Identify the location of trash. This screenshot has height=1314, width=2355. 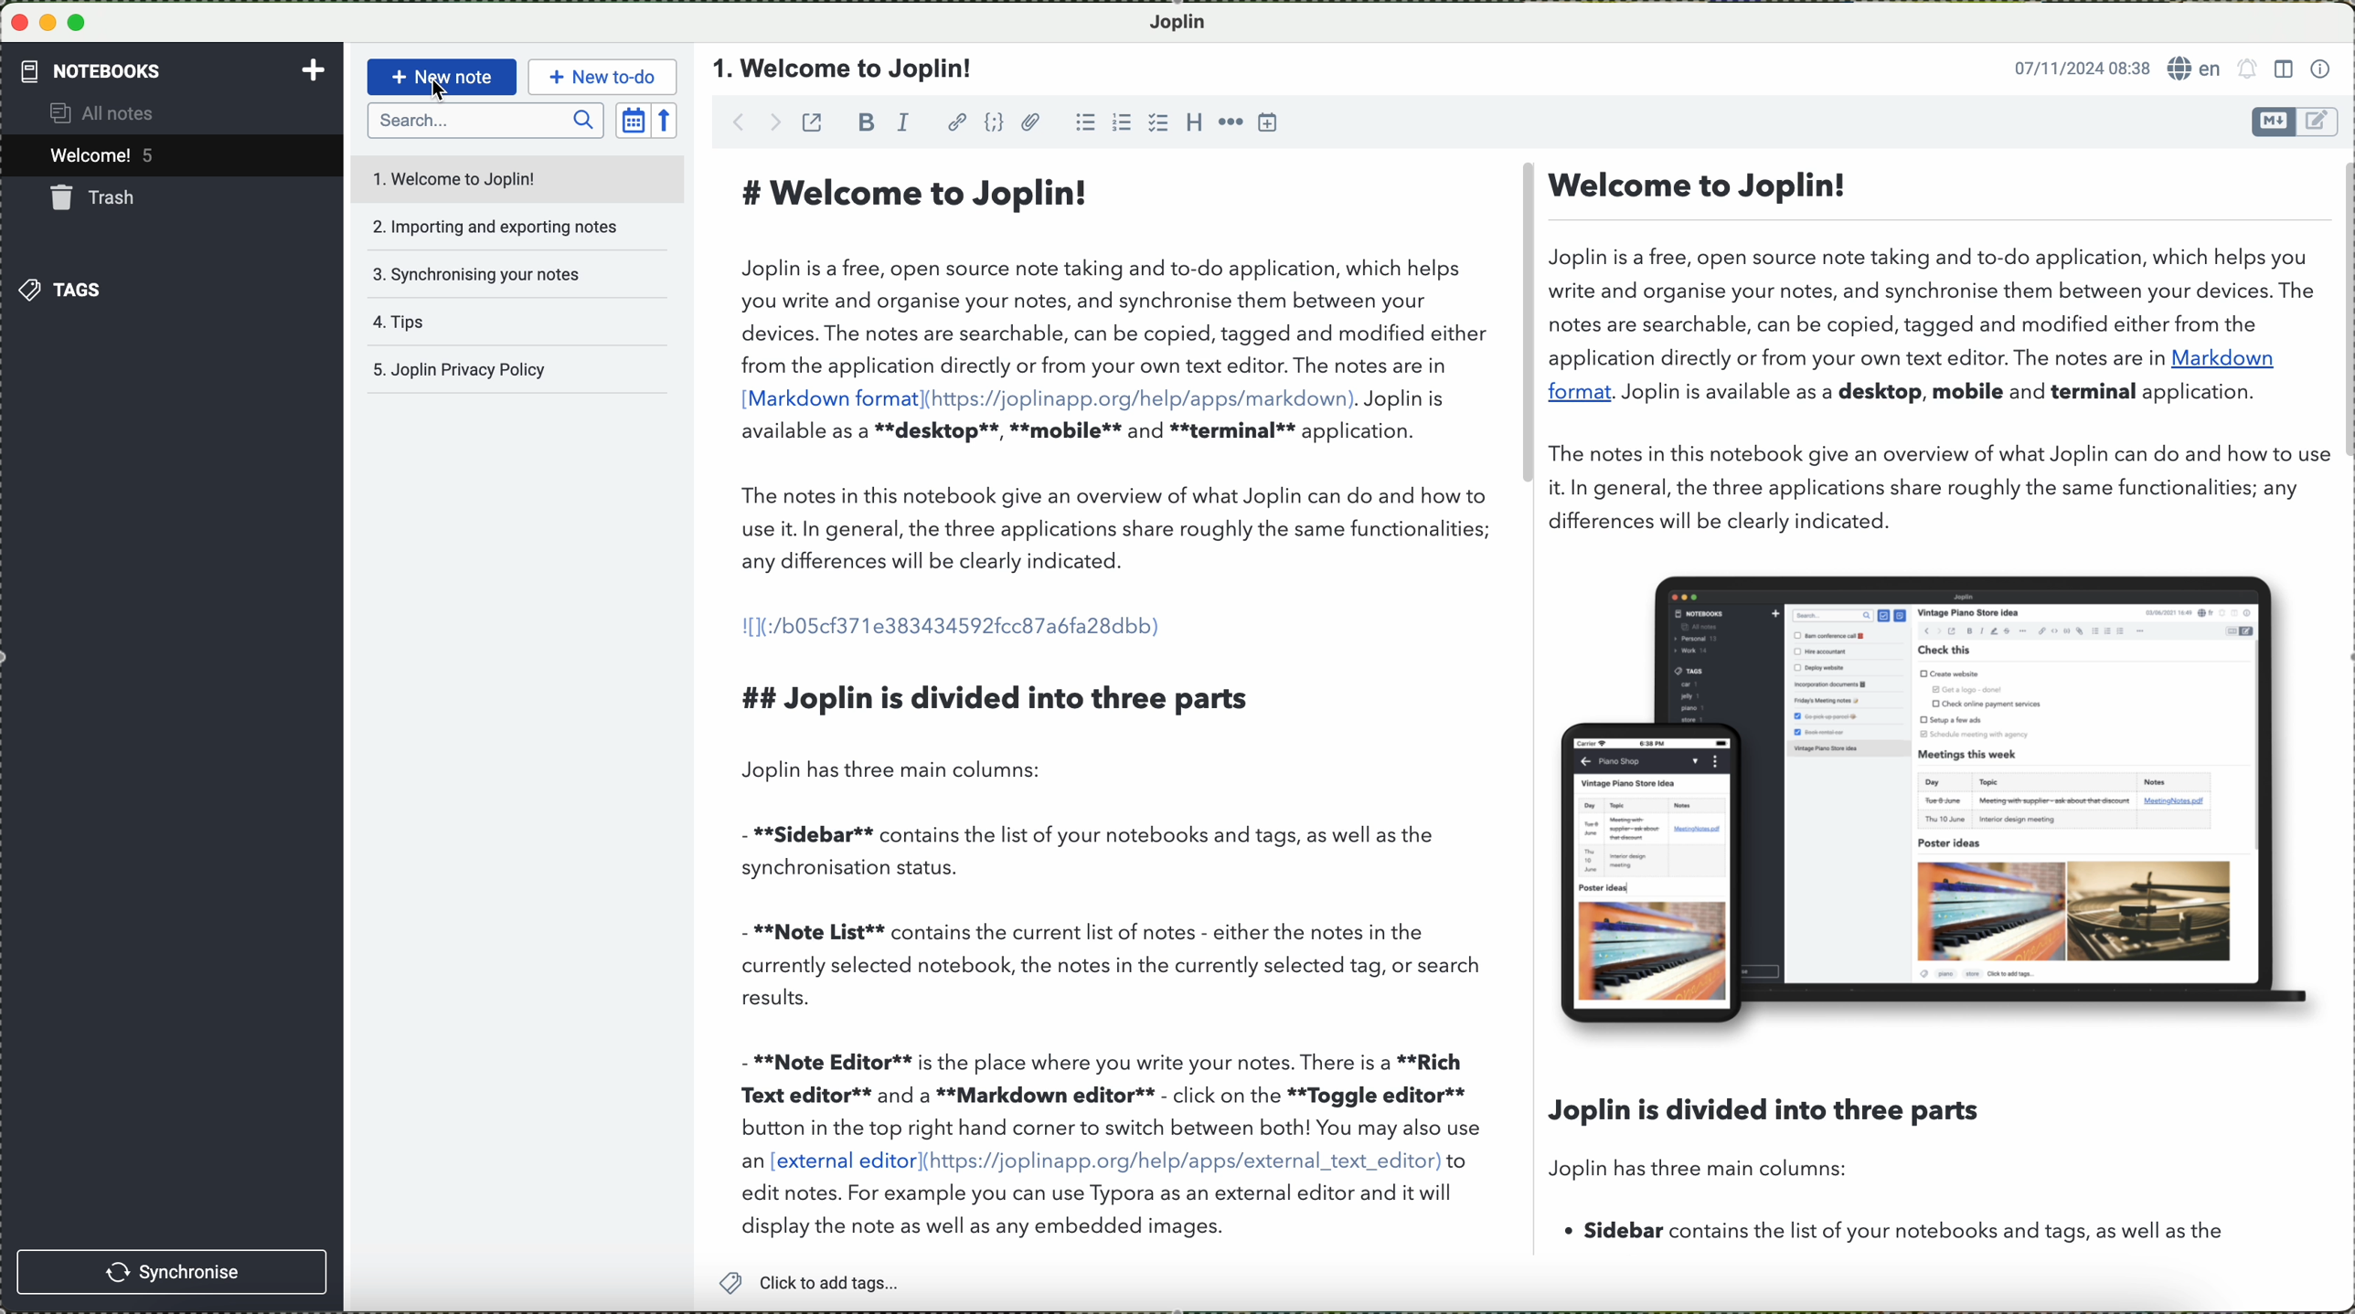
(97, 197).